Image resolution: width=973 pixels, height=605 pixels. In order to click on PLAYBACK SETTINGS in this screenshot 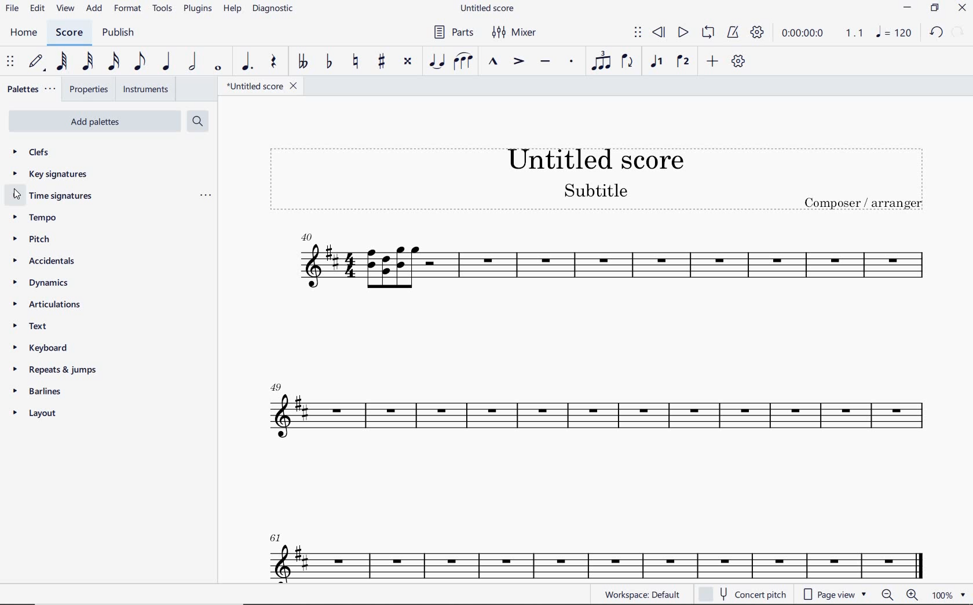, I will do `click(758, 34)`.